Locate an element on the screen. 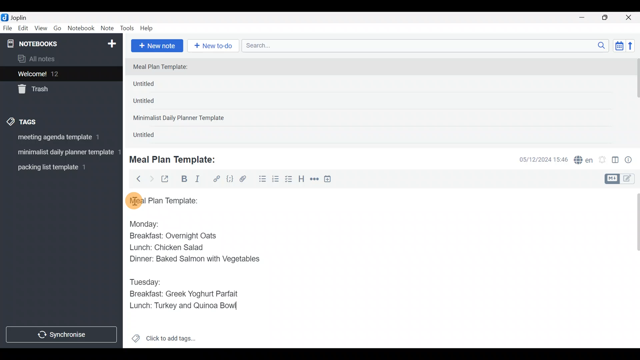  Edit is located at coordinates (23, 29).